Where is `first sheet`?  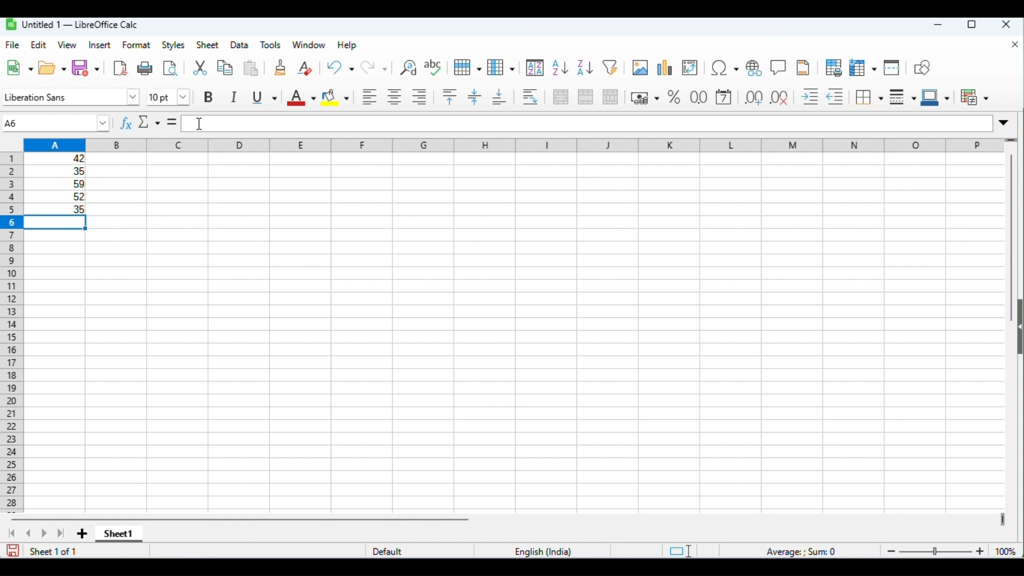
first sheet is located at coordinates (15, 533).